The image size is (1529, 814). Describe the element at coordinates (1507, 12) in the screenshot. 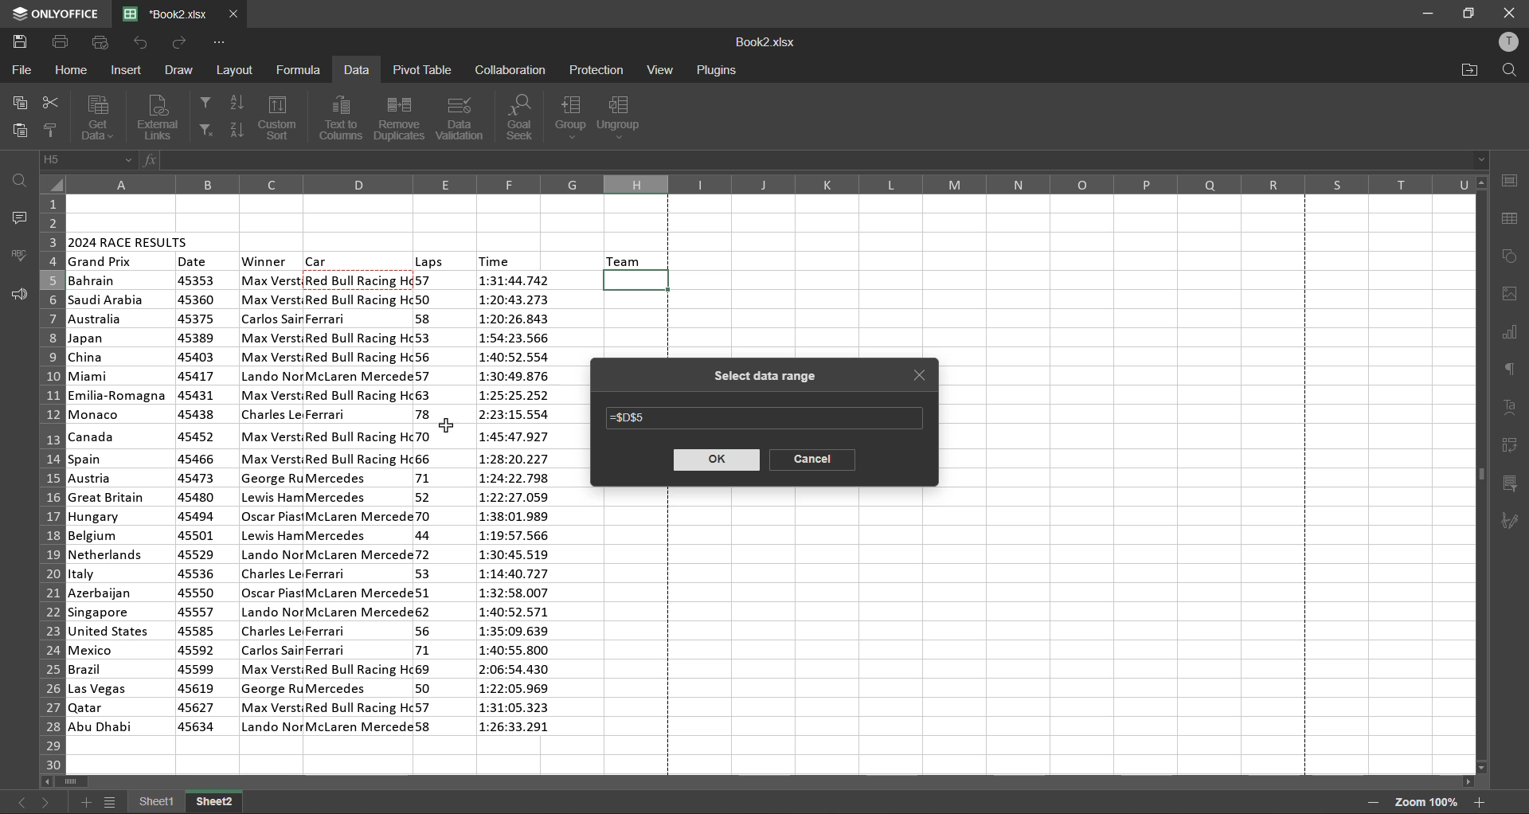

I see `close` at that location.